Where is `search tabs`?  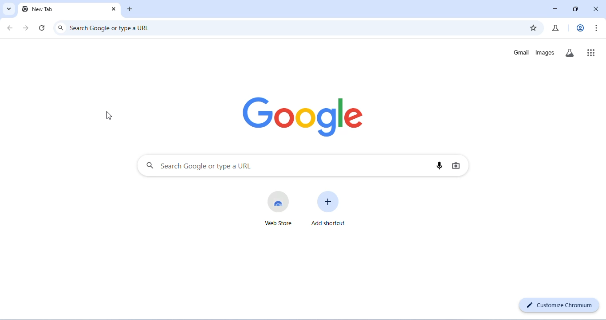
search tabs is located at coordinates (9, 9).